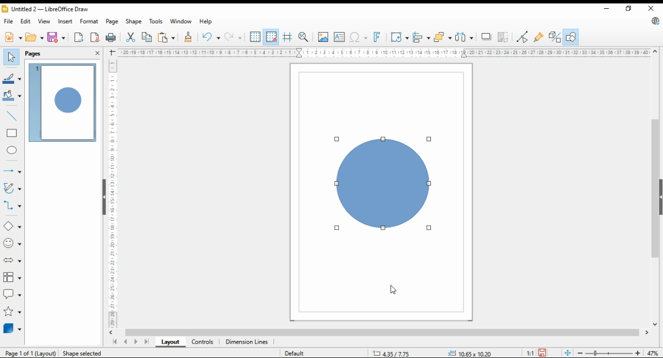 The height and width of the screenshot is (358, 663). What do you see at coordinates (12, 96) in the screenshot?
I see `fill color` at bounding box center [12, 96].